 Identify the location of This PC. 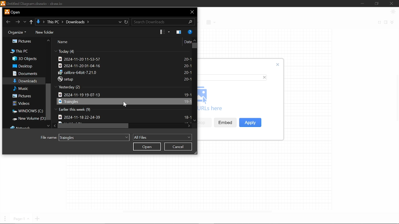
(22, 51).